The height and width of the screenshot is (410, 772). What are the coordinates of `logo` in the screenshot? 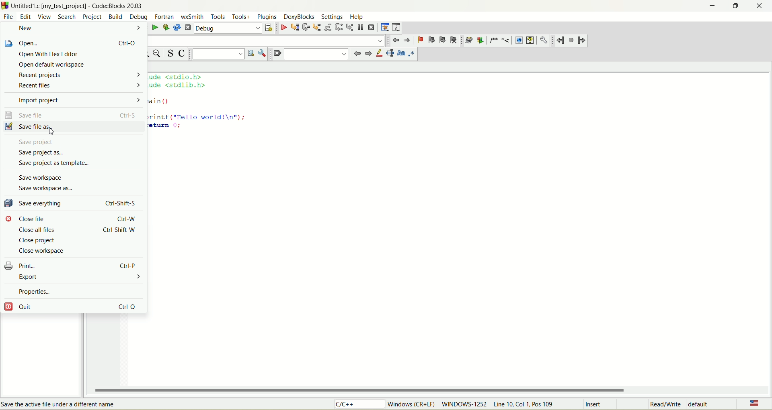 It's located at (5, 5).